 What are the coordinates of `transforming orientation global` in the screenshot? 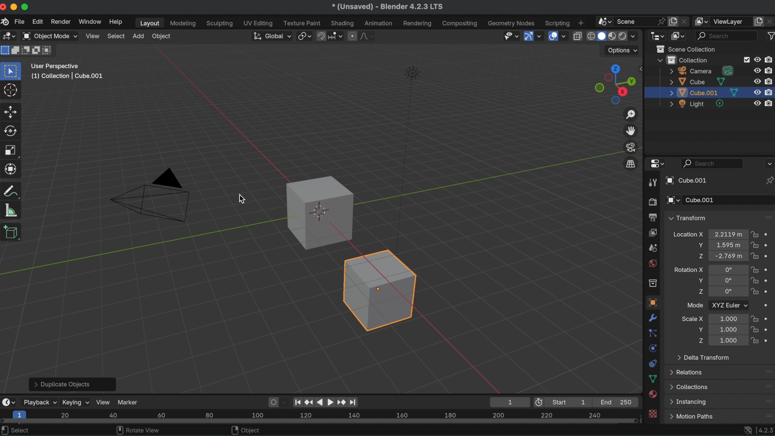 It's located at (271, 36).